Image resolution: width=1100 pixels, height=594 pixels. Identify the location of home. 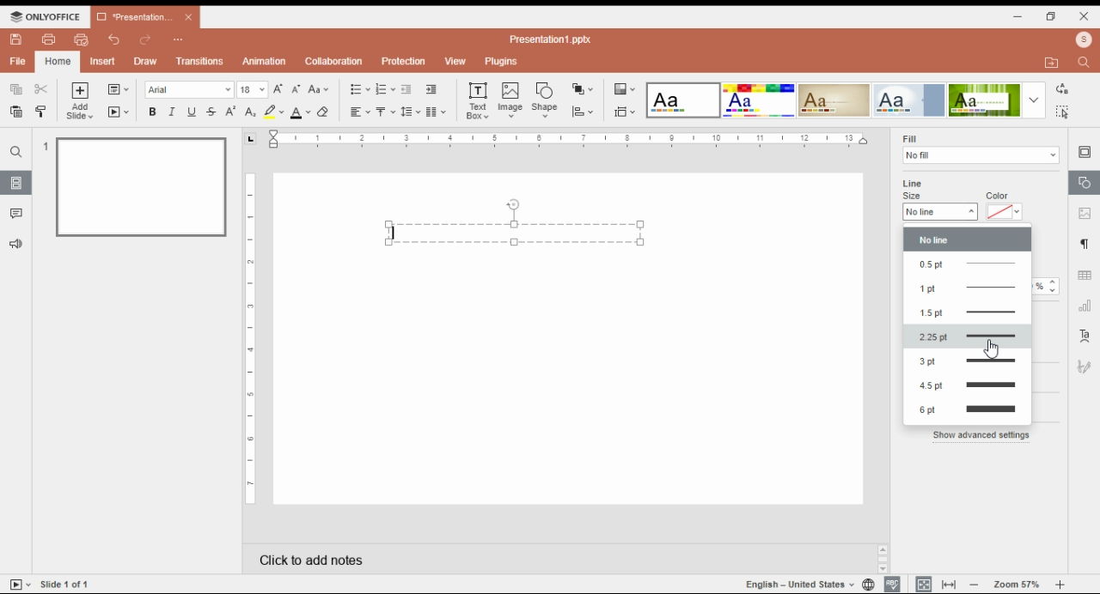
(57, 61).